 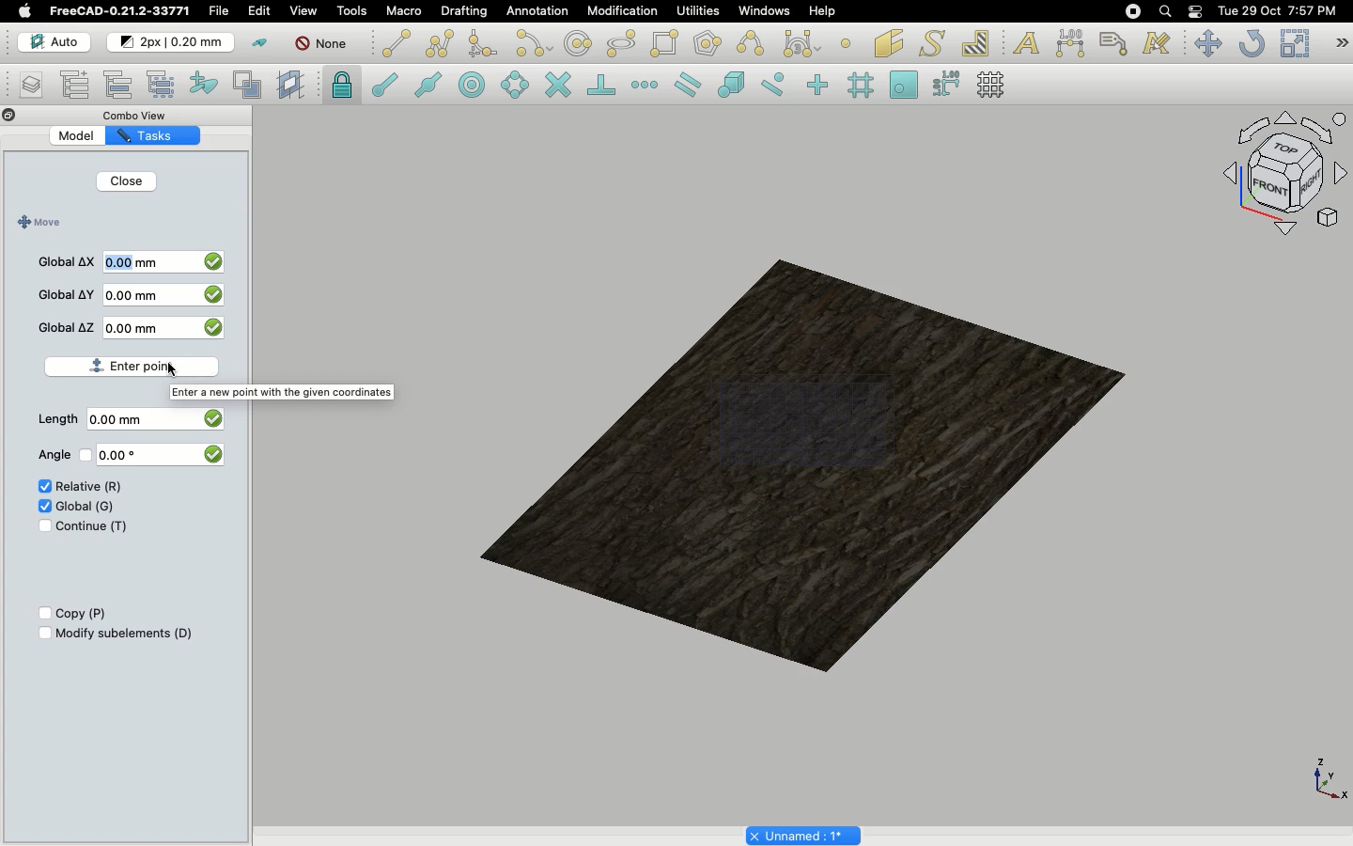 I want to click on Bezier tools, so click(x=804, y=43).